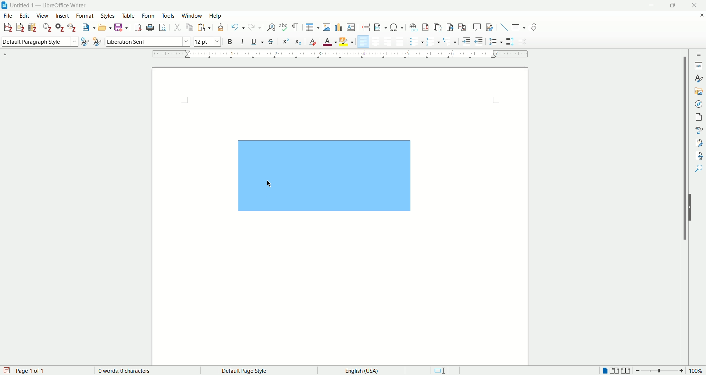  What do you see at coordinates (365, 370) in the screenshot?
I see `English(USA)` at bounding box center [365, 370].